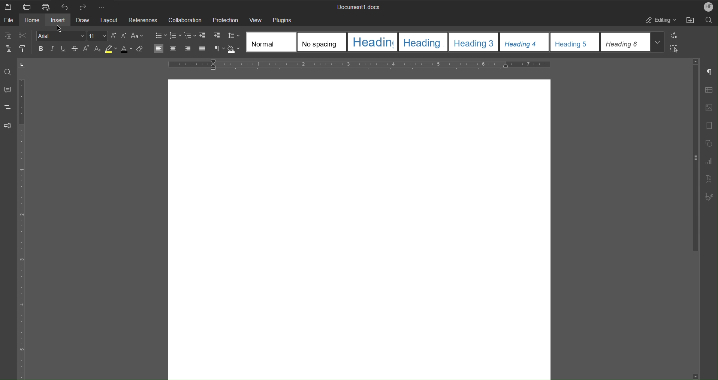  I want to click on Heading 1, so click(372, 42).